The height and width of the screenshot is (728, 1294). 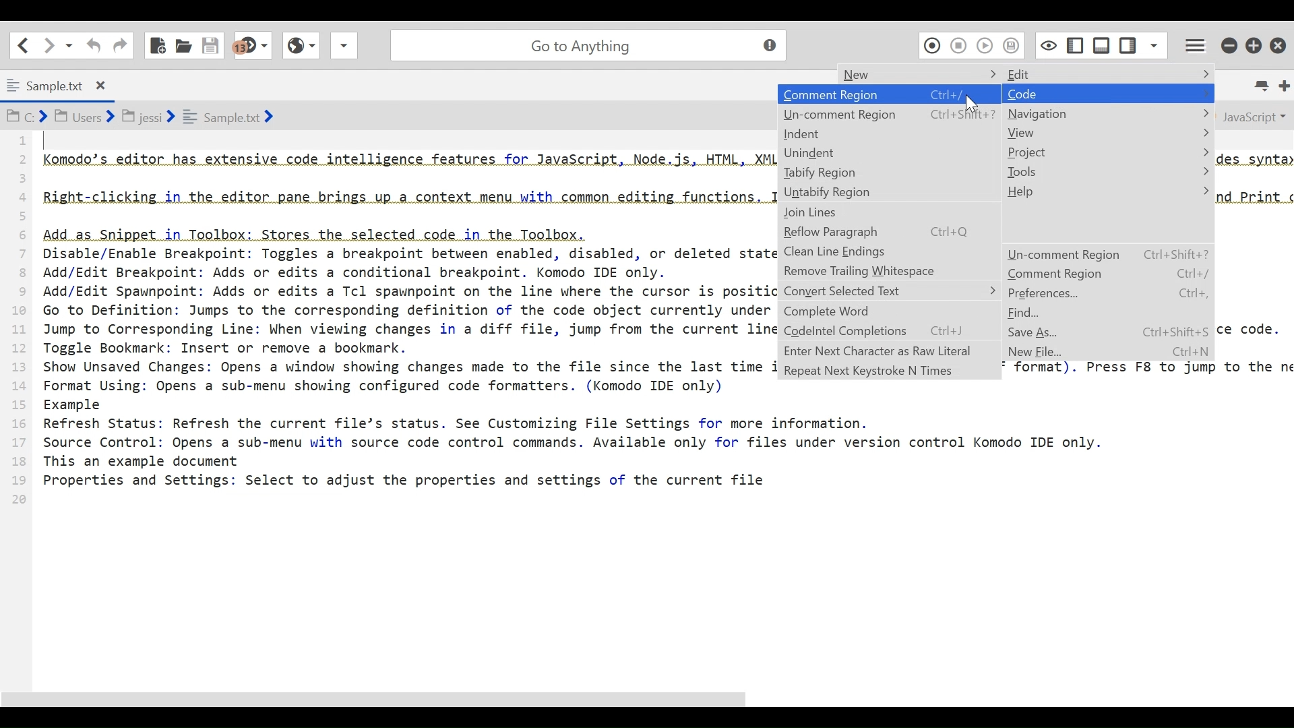 What do you see at coordinates (931, 44) in the screenshot?
I see `Record Macro` at bounding box center [931, 44].